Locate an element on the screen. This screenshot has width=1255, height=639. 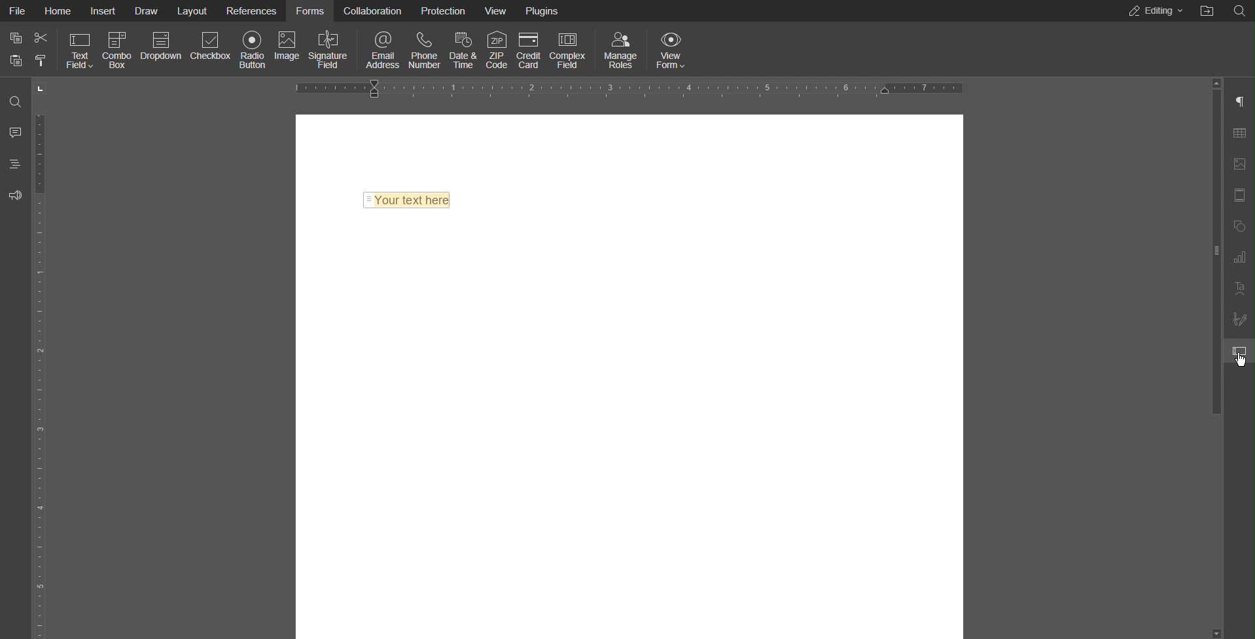
Collaboration is located at coordinates (373, 10).